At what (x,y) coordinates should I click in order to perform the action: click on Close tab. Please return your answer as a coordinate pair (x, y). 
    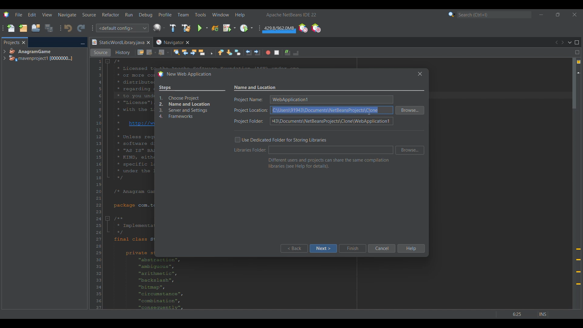
    Looking at the image, I should click on (24, 43).